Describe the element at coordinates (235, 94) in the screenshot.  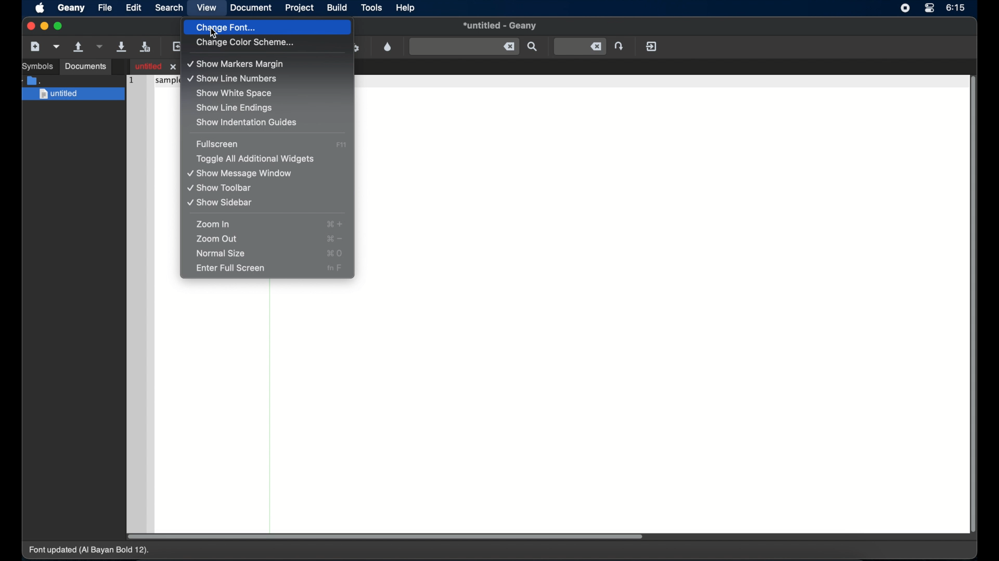
I see `show white space` at that location.